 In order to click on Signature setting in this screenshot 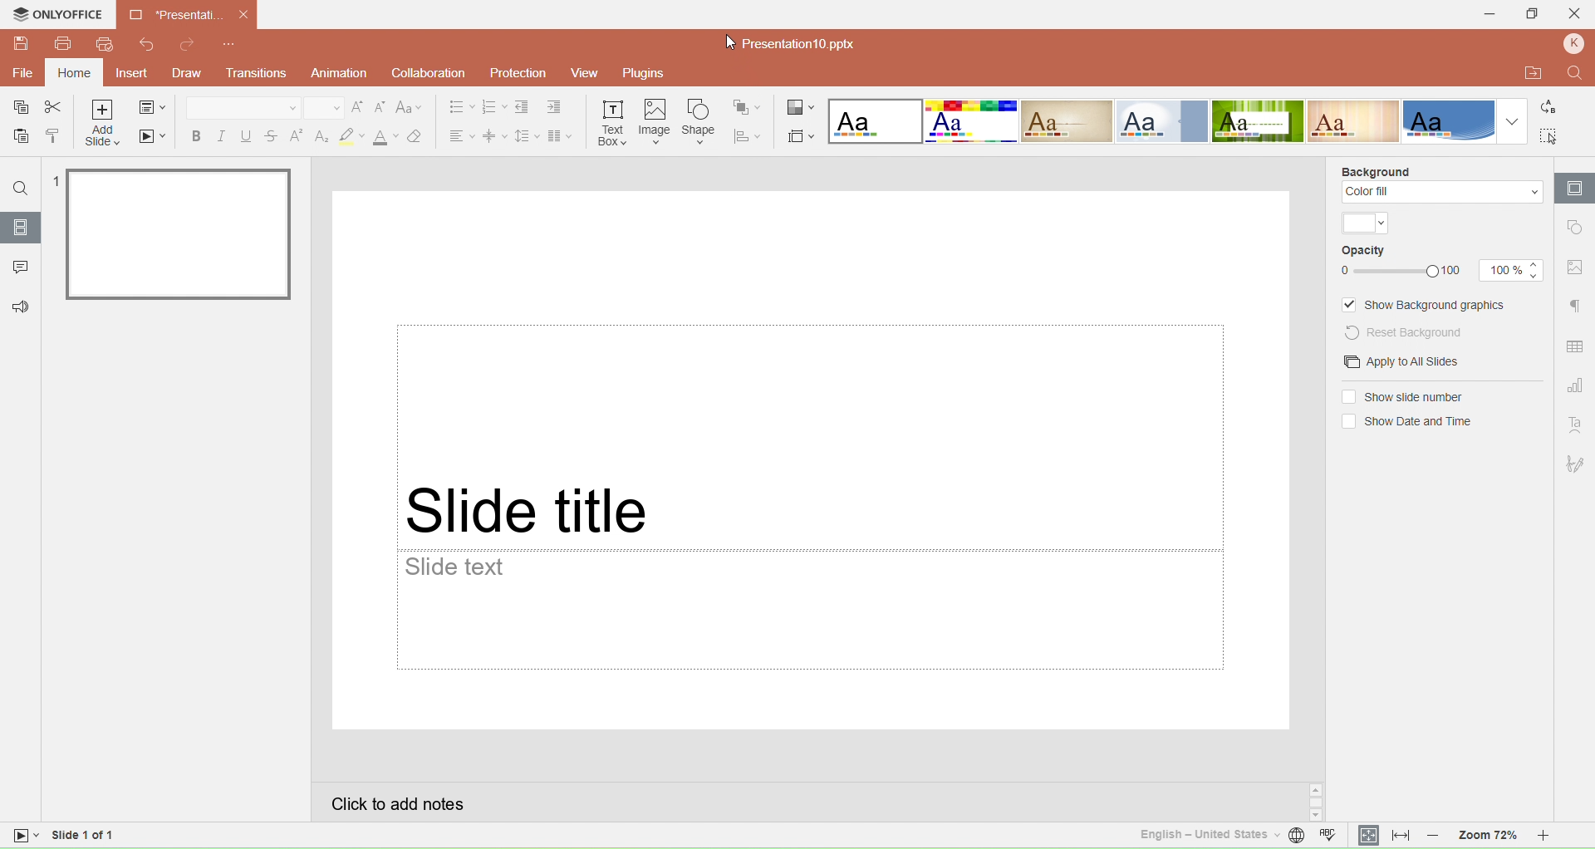, I will do `click(1577, 463)`.